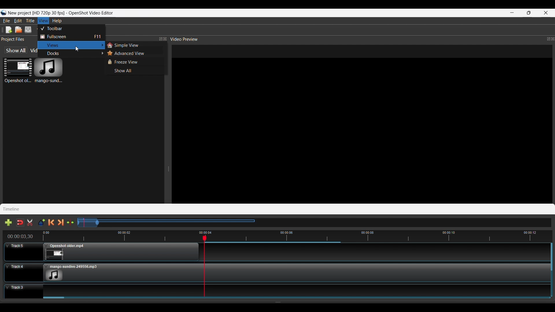 This screenshot has width=555, height=312. I want to click on Simple View, so click(135, 45).